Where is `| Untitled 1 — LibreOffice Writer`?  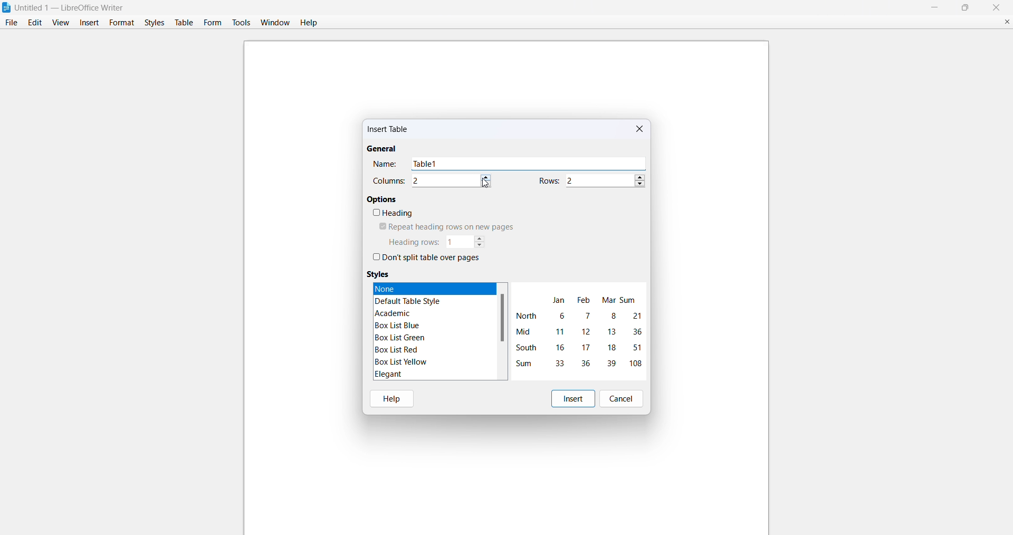
| Untitled 1 — LibreOffice Writer is located at coordinates (71, 7).